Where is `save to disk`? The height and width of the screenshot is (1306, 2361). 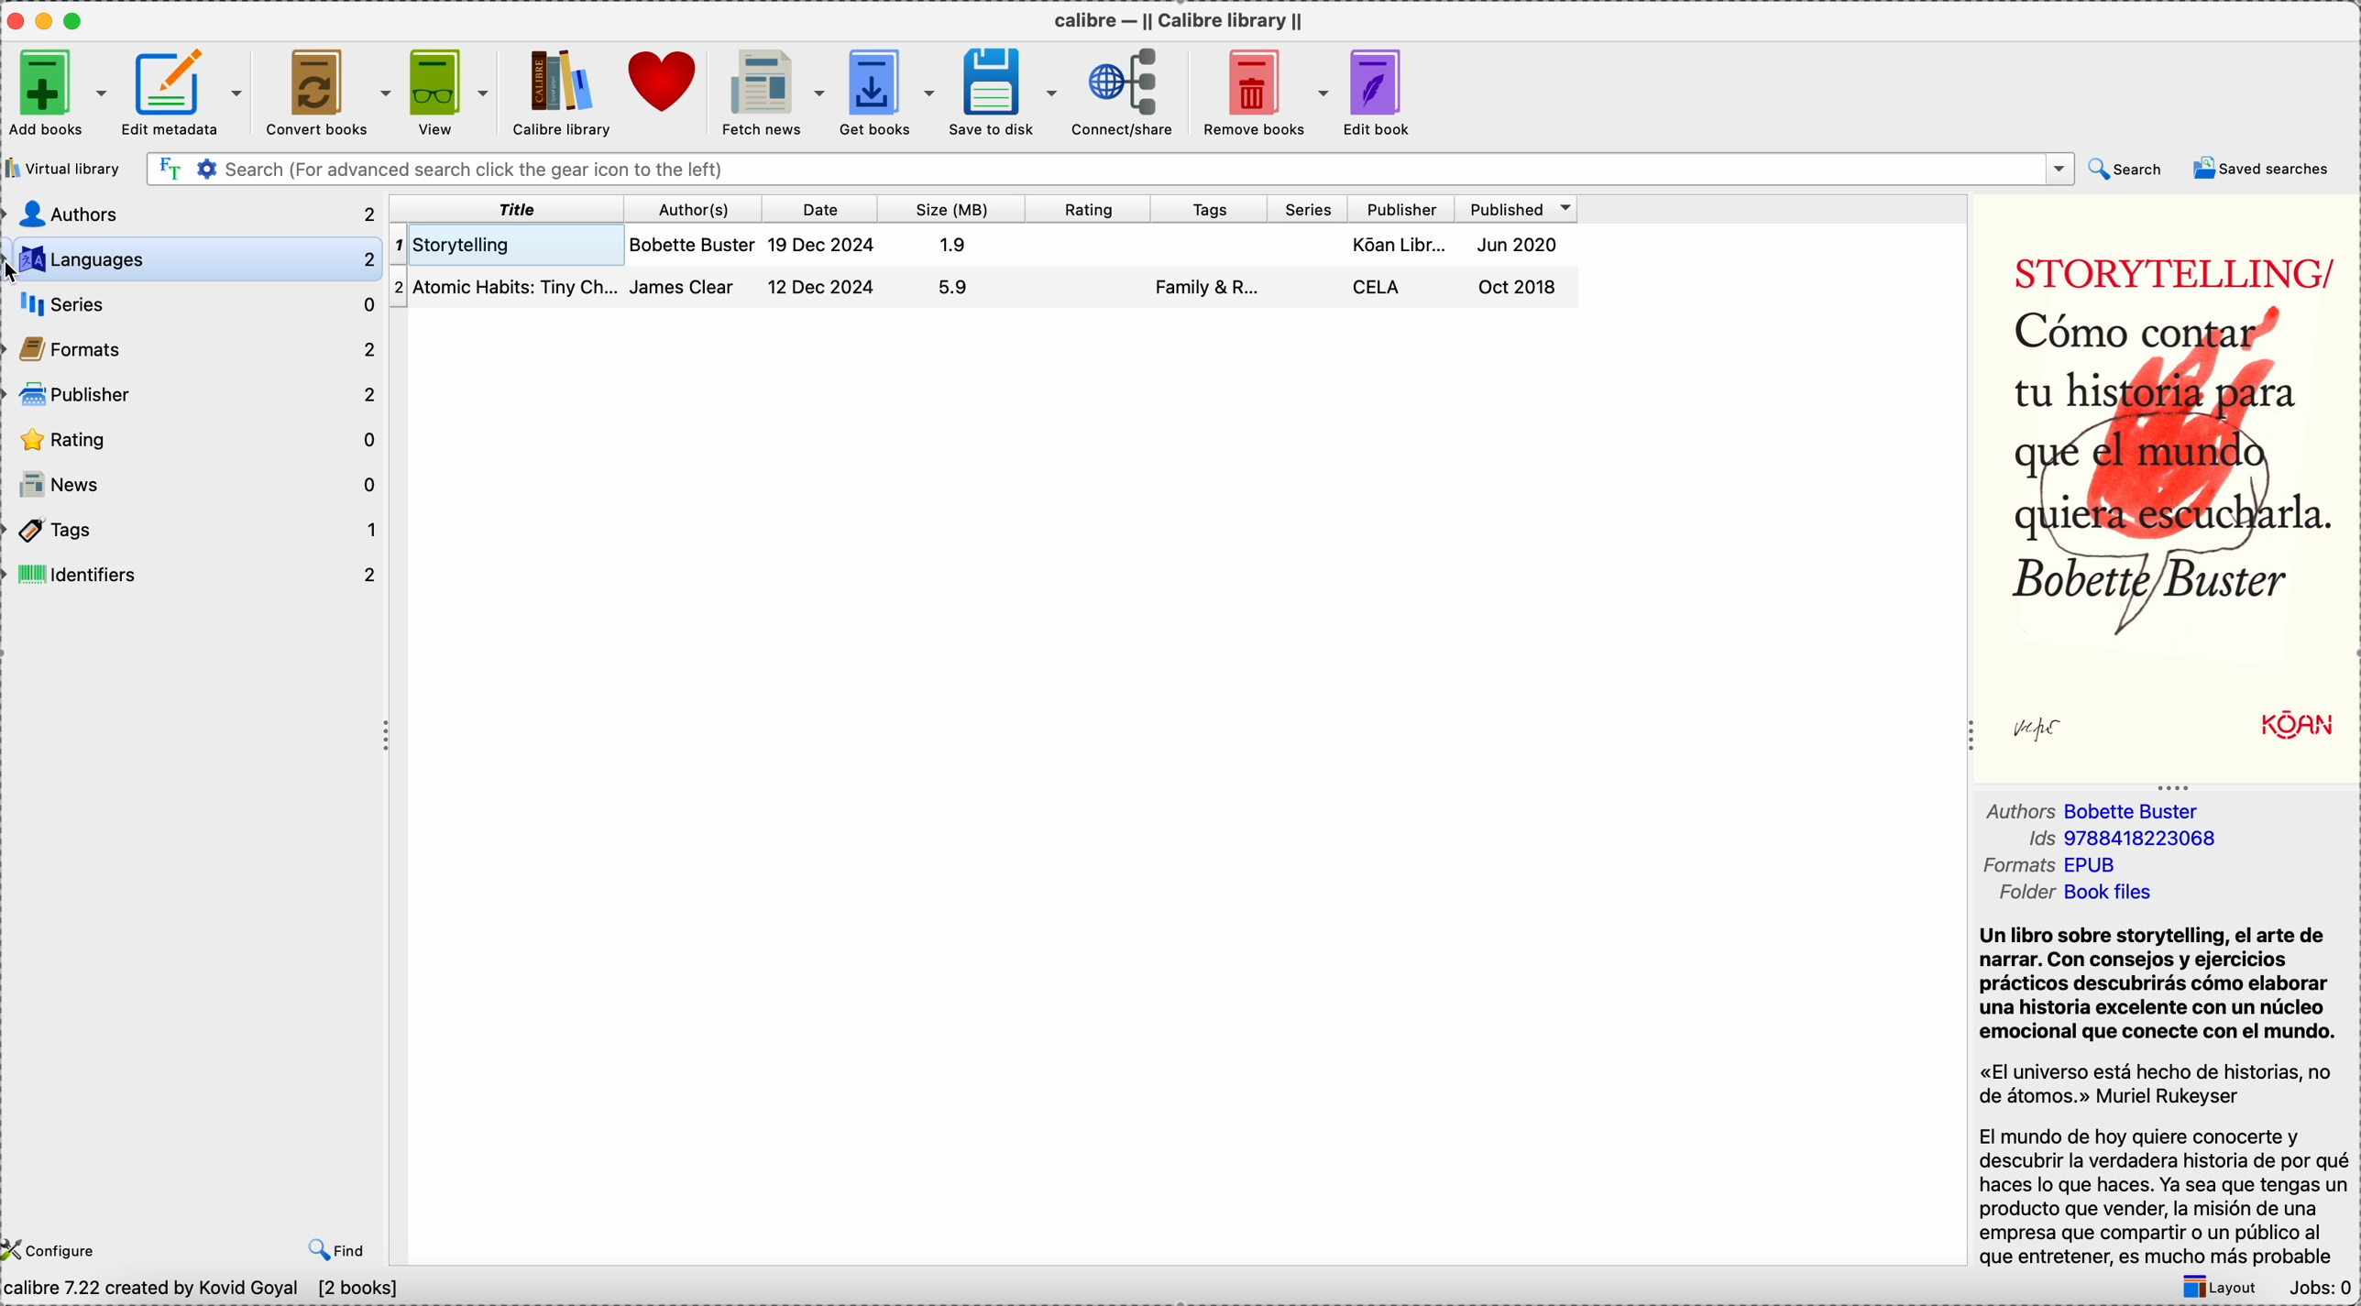 save to disk is located at coordinates (1005, 91).